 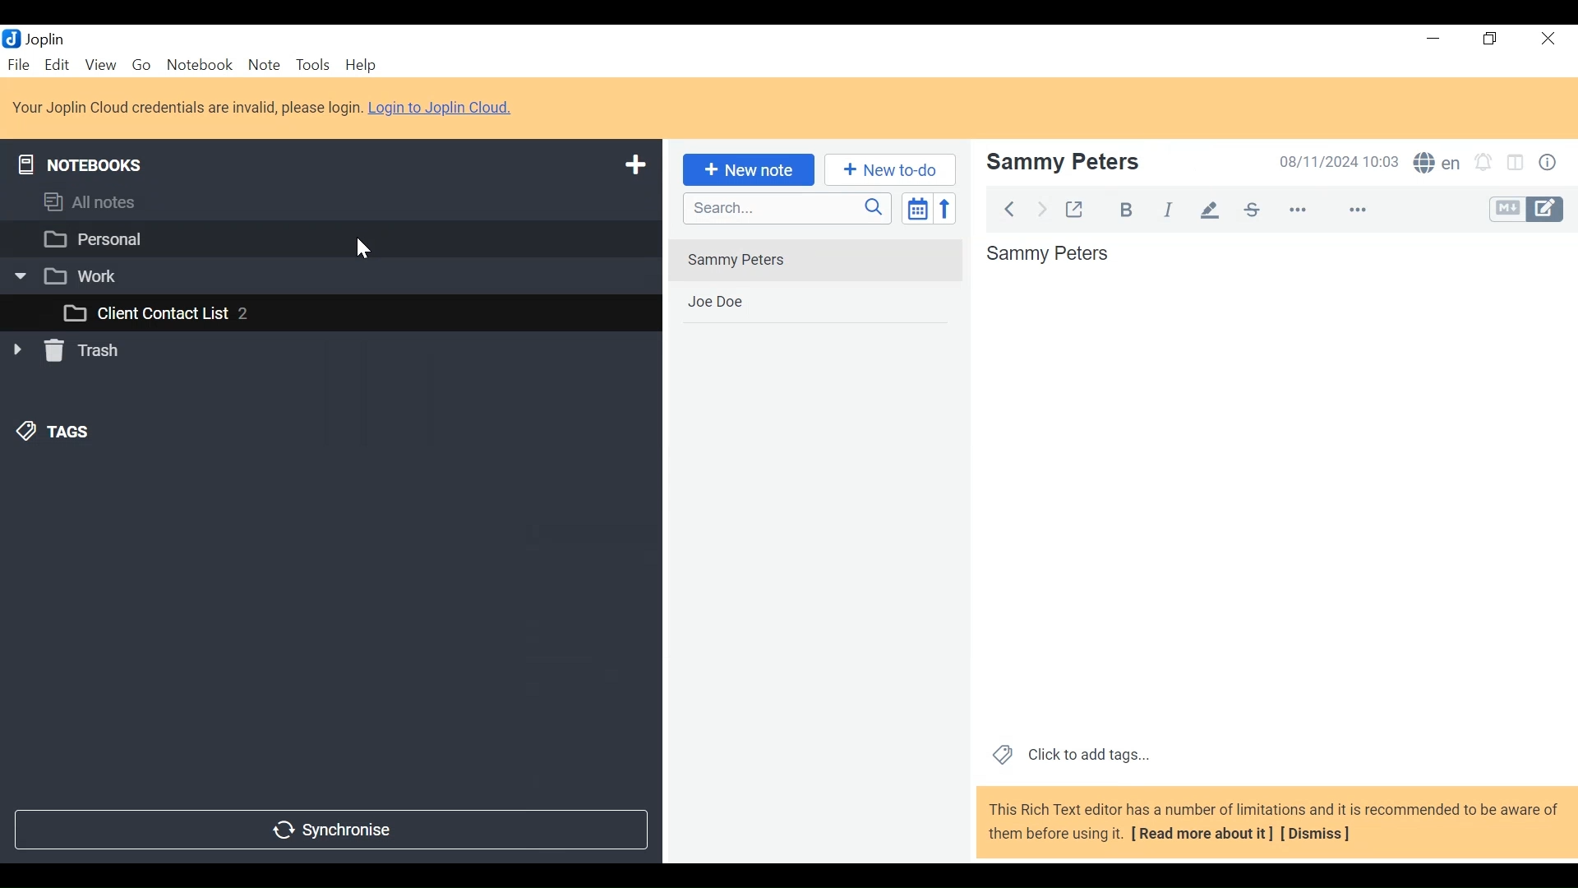 What do you see at coordinates (72, 351) in the screenshot?
I see `» WW Trash` at bounding box center [72, 351].